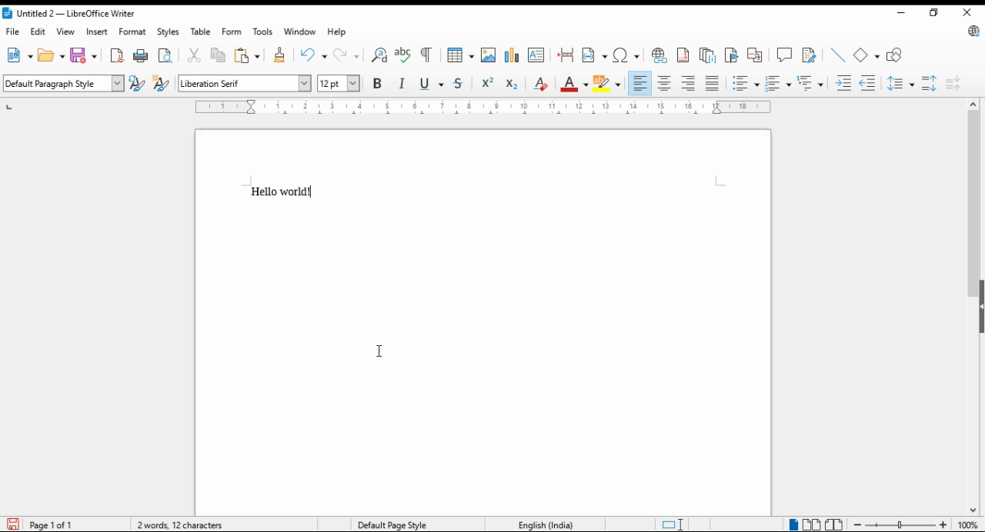 The height and width of the screenshot is (532, 985). Describe the element at coordinates (566, 55) in the screenshot. I see `insert page break` at that location.